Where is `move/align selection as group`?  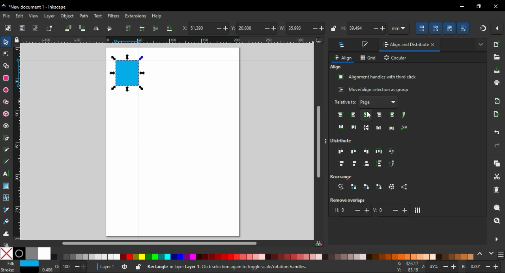 move/align selection as group is located at coordinates (374, 90).